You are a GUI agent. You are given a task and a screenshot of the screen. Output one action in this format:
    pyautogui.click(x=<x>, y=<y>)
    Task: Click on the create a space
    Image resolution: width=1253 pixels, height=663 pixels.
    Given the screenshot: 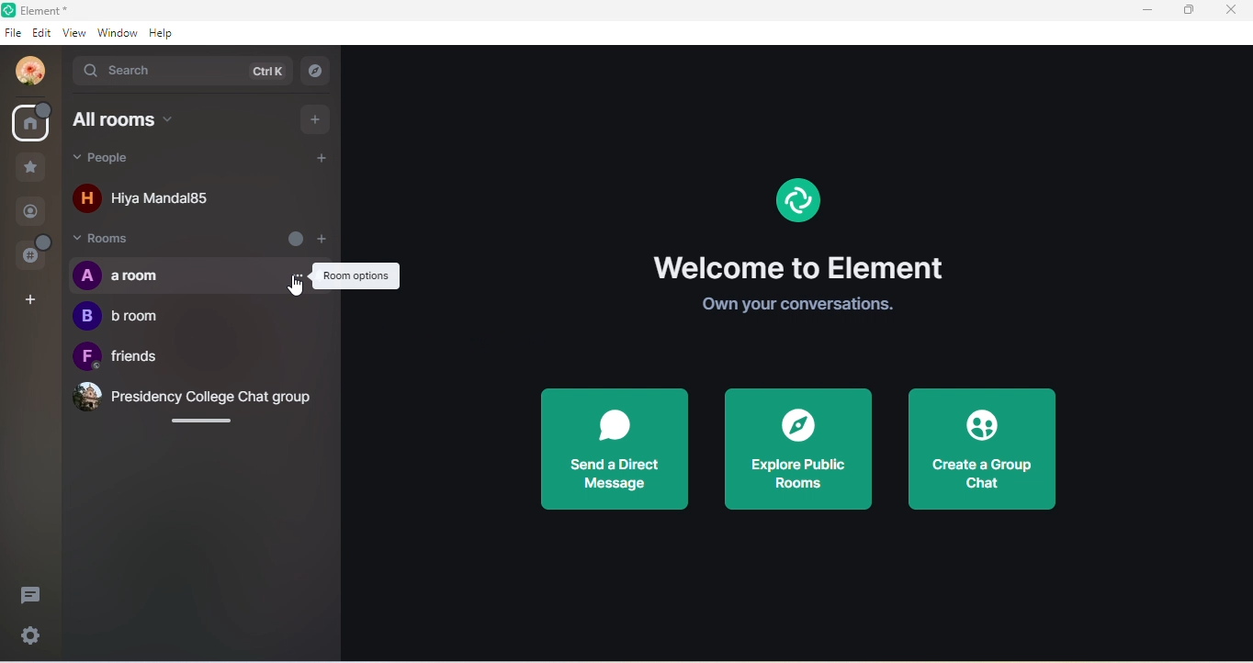 What is the action you would take?
    pyautogui.click(x=32, y=300)
    